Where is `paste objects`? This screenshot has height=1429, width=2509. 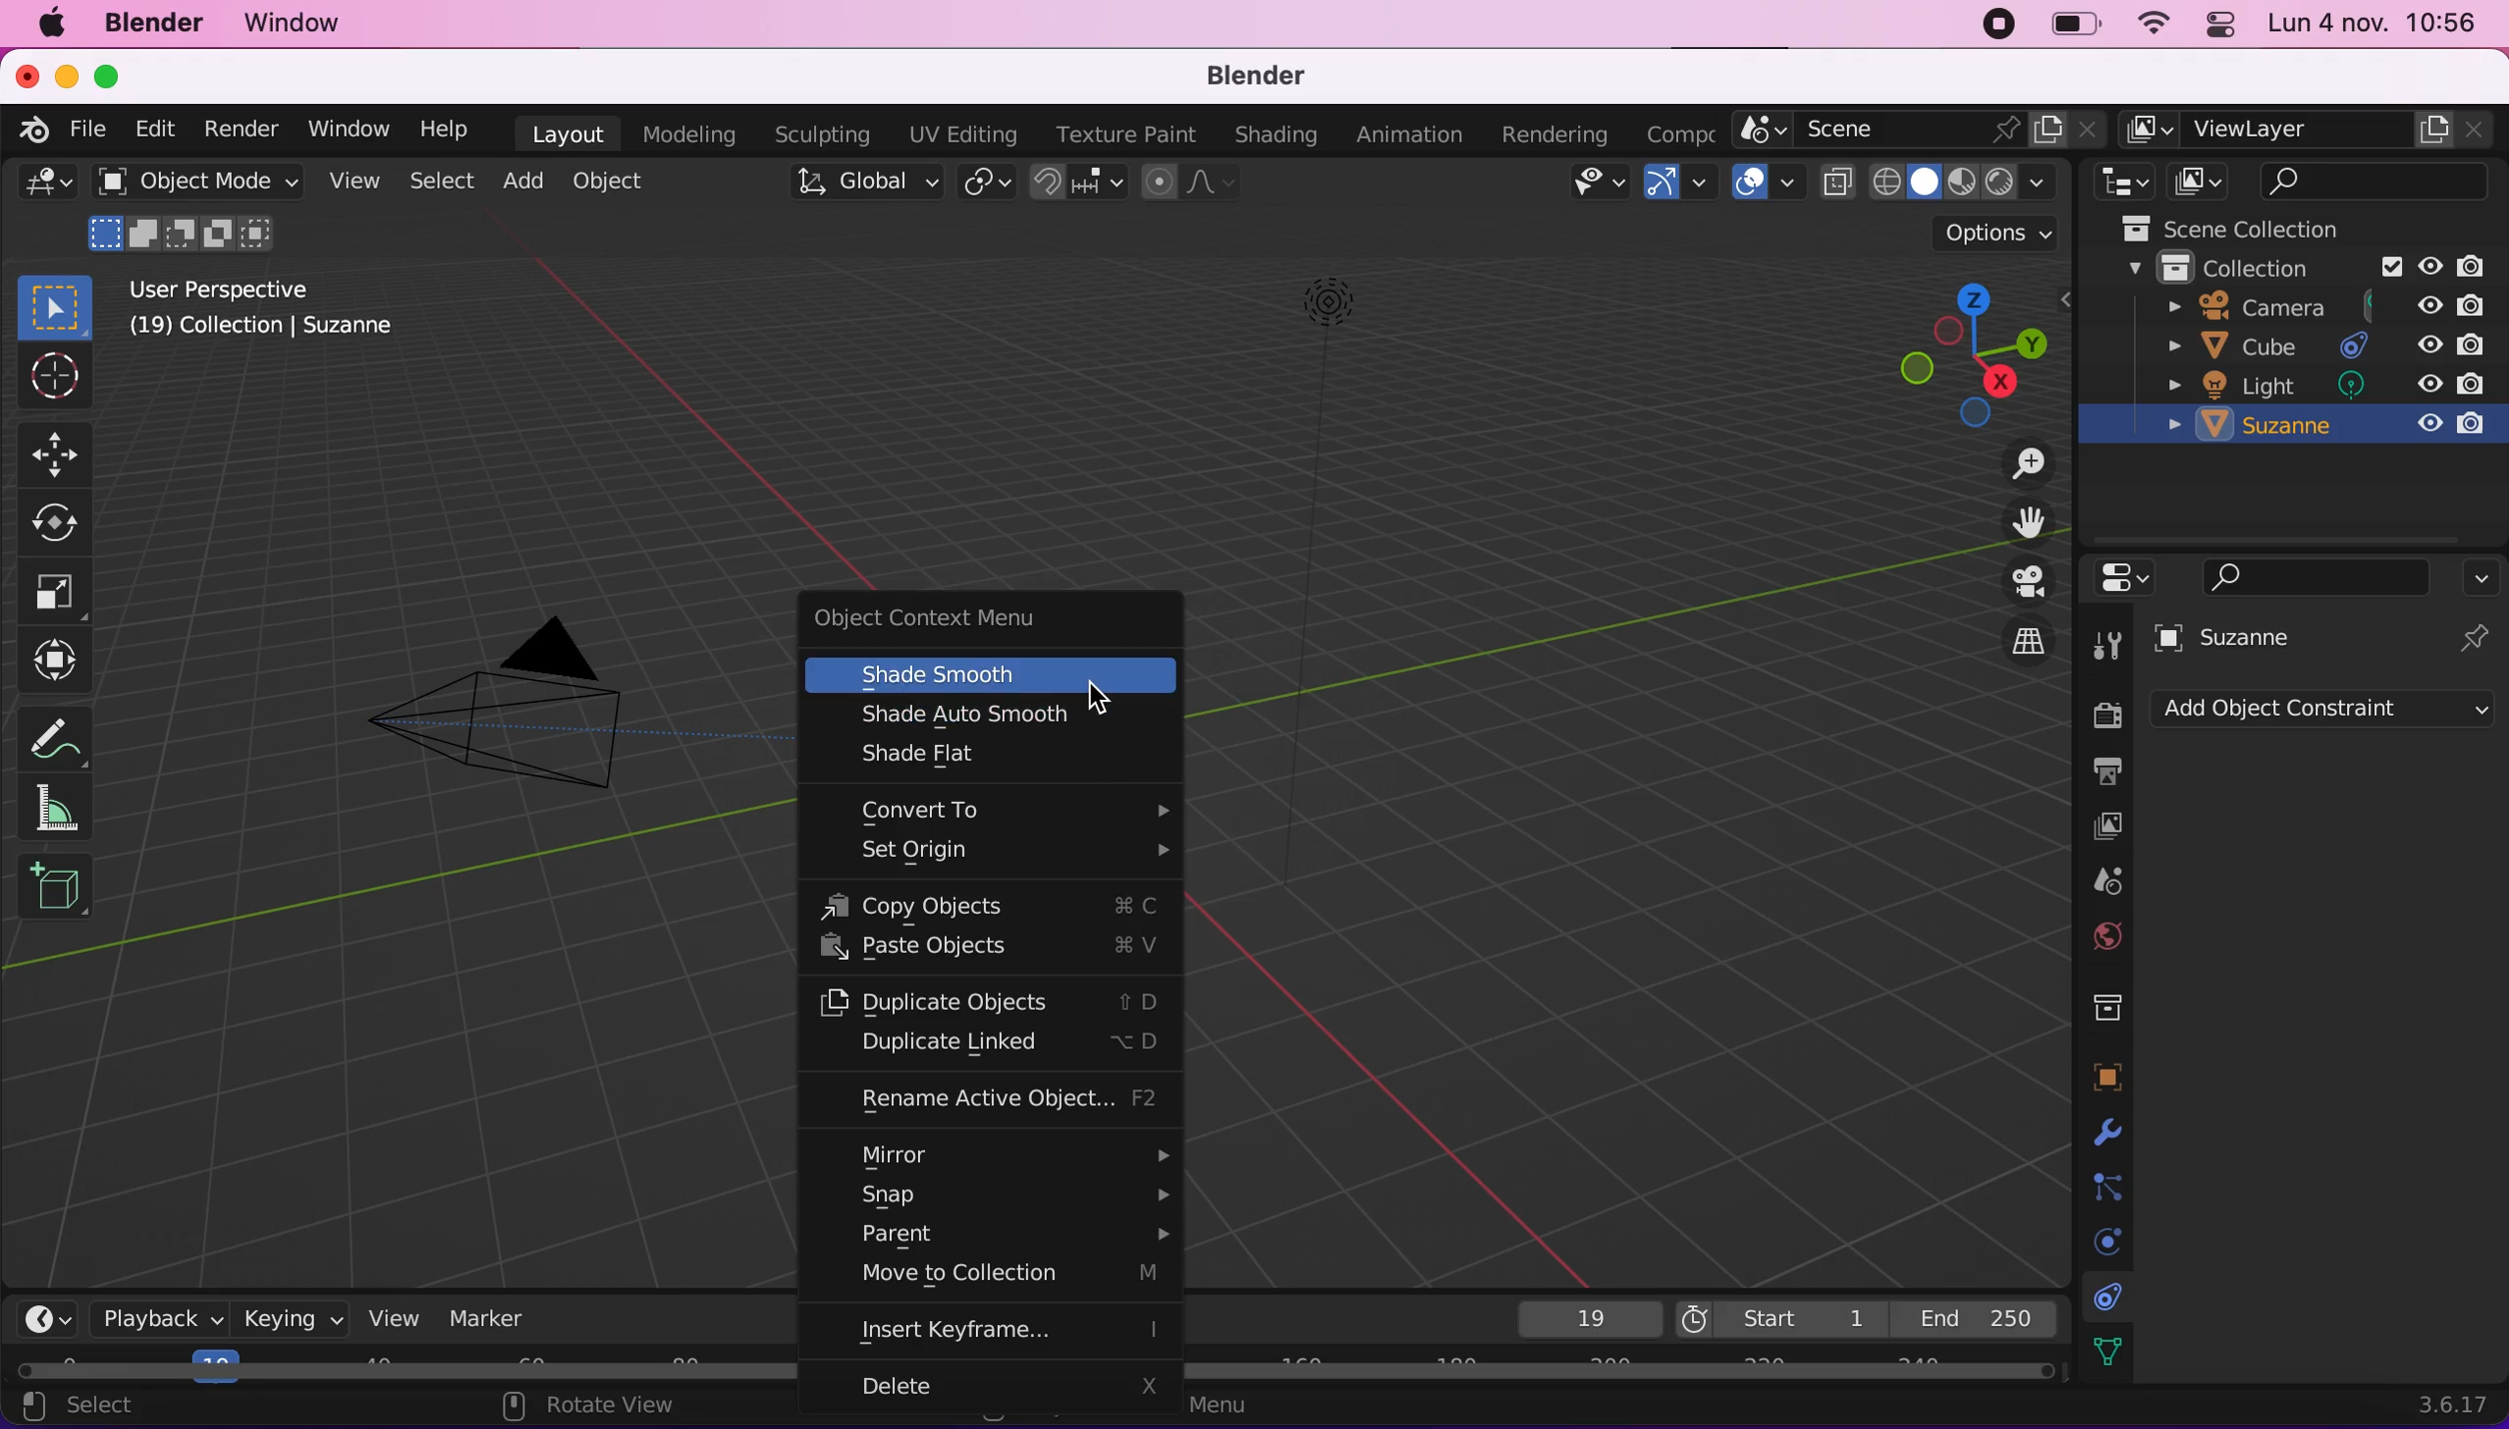 paste objects is located at coordinates (996, 948).